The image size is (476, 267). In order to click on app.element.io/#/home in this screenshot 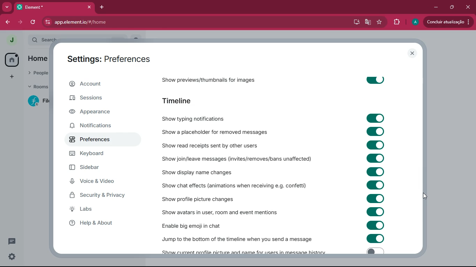, I will do `click(113, 22)`.